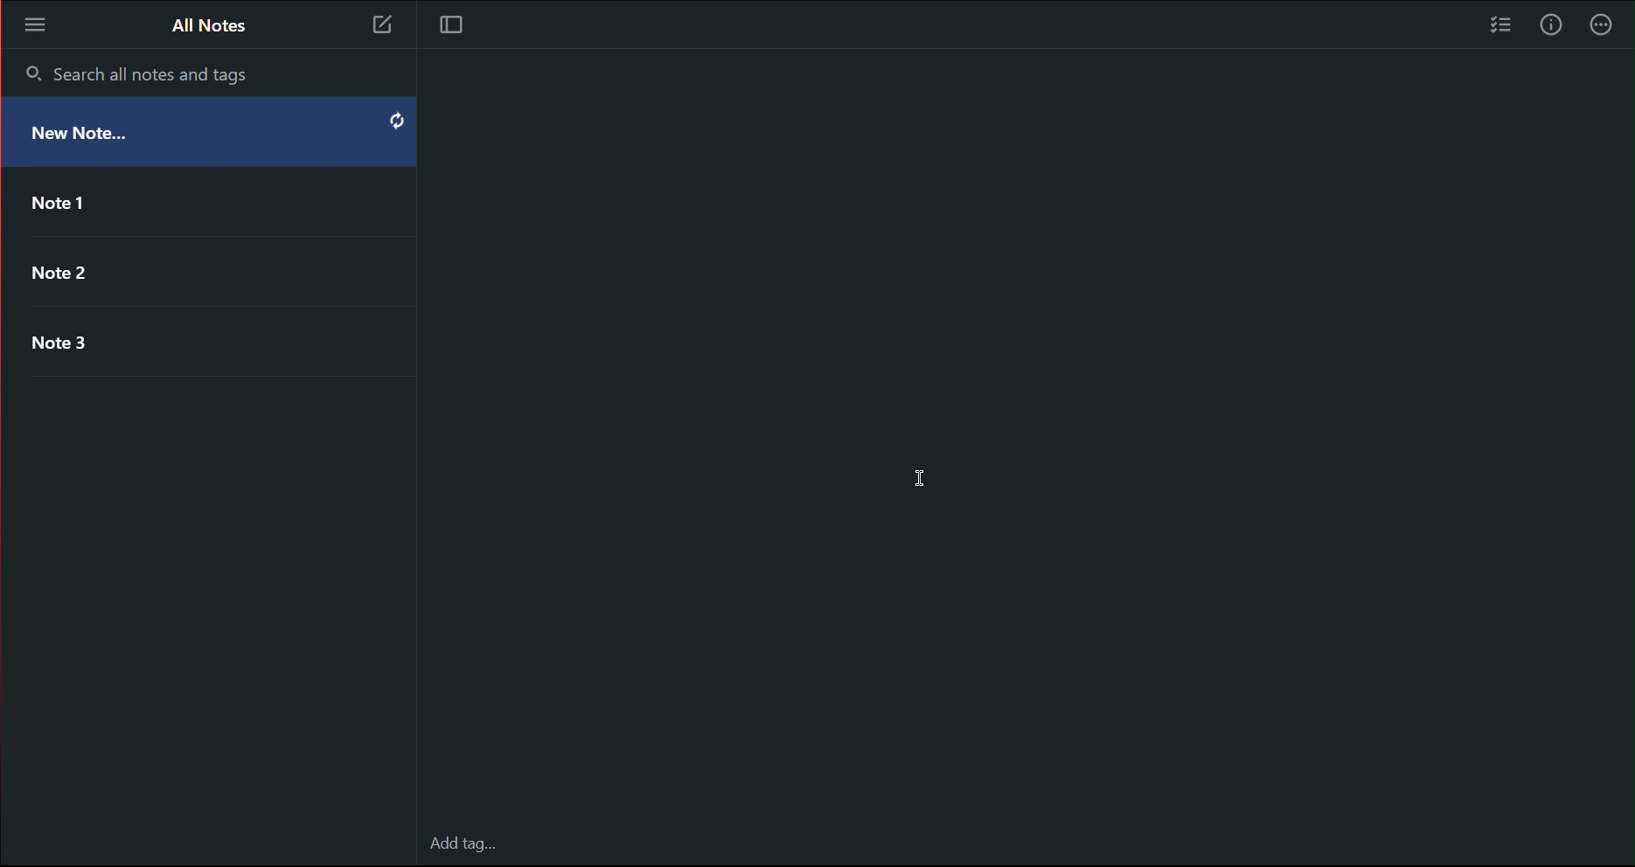  Describe the element at coordinates (201, 338) in the screenshot. I see `Note 3` at that location.